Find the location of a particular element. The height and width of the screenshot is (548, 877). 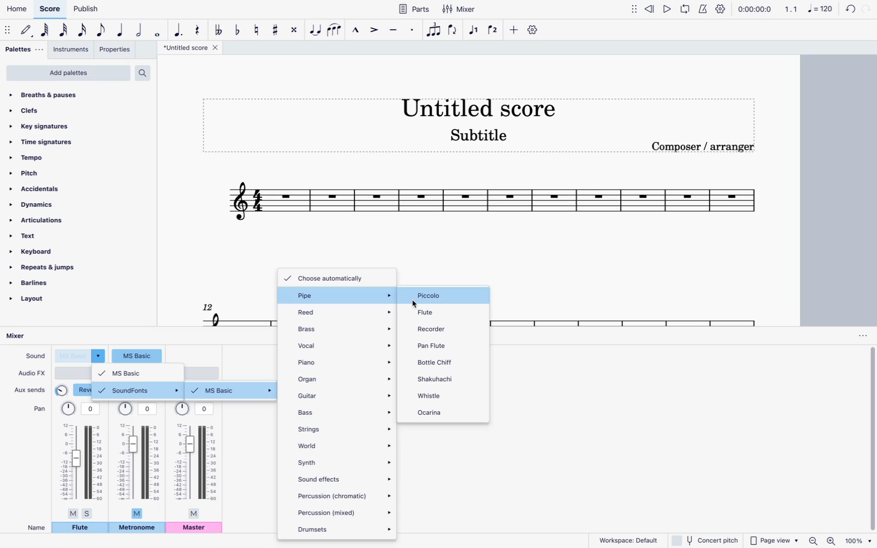

toggle double sharp is located at coordinates (296, 29).